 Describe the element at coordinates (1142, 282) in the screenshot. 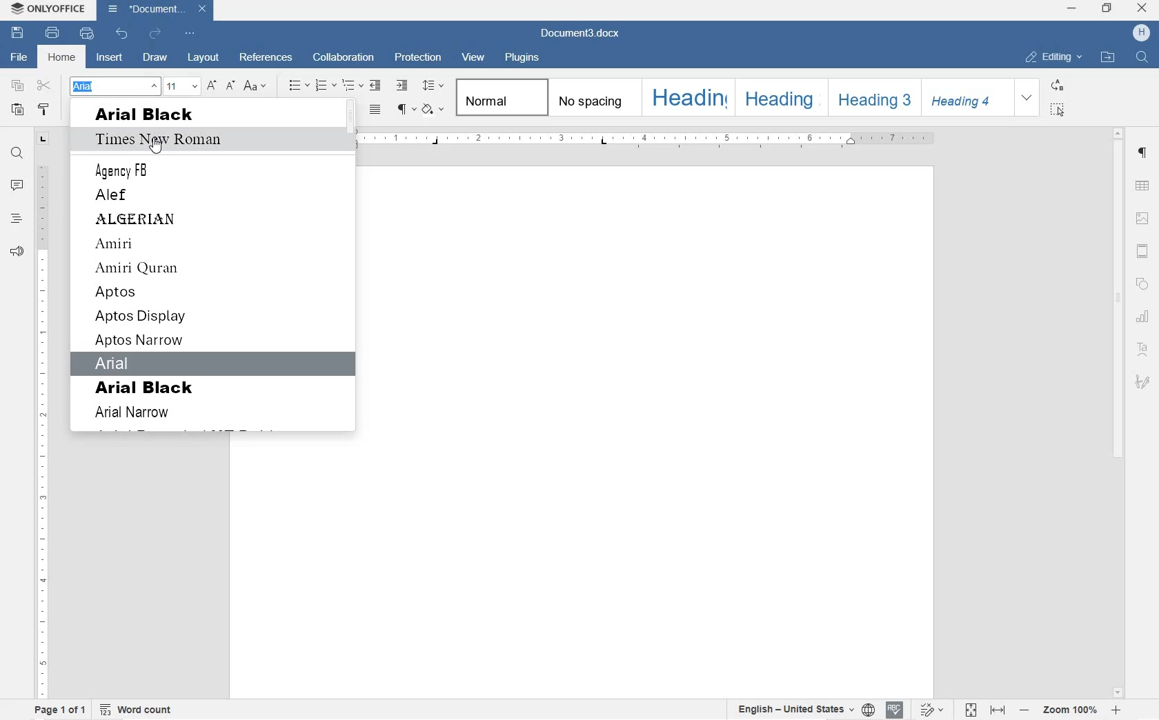

I see `SHAPE` at that location.